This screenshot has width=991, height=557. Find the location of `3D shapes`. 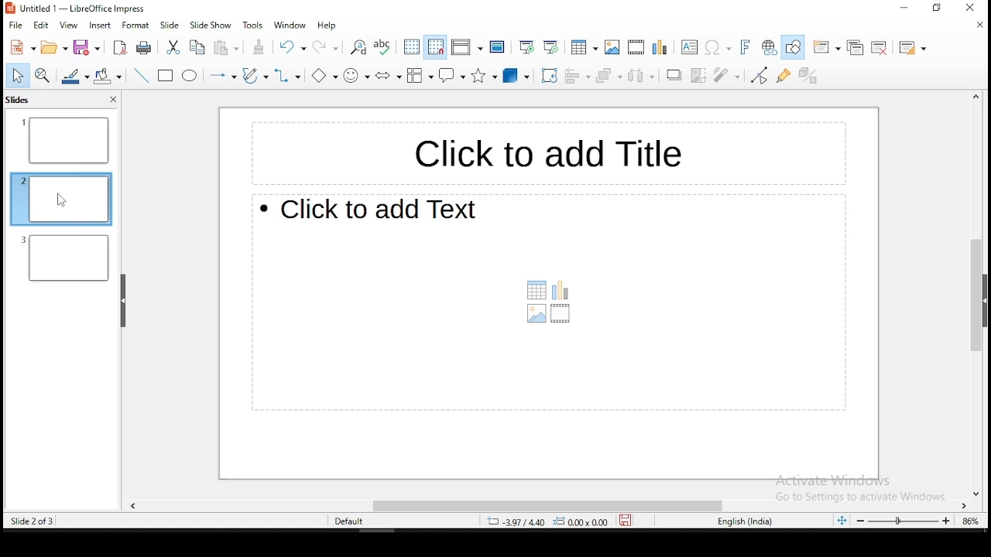

3D shapes is located at coordinates (517, 77).